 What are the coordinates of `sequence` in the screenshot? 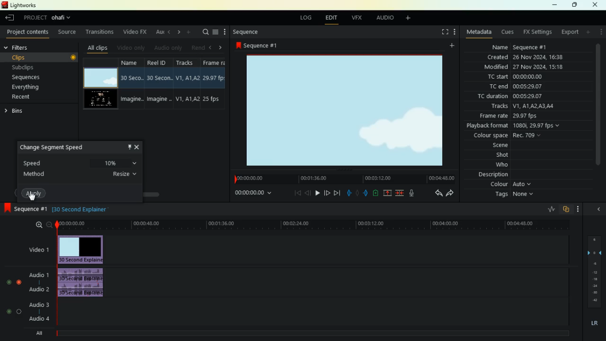 It's located at (252, 32).